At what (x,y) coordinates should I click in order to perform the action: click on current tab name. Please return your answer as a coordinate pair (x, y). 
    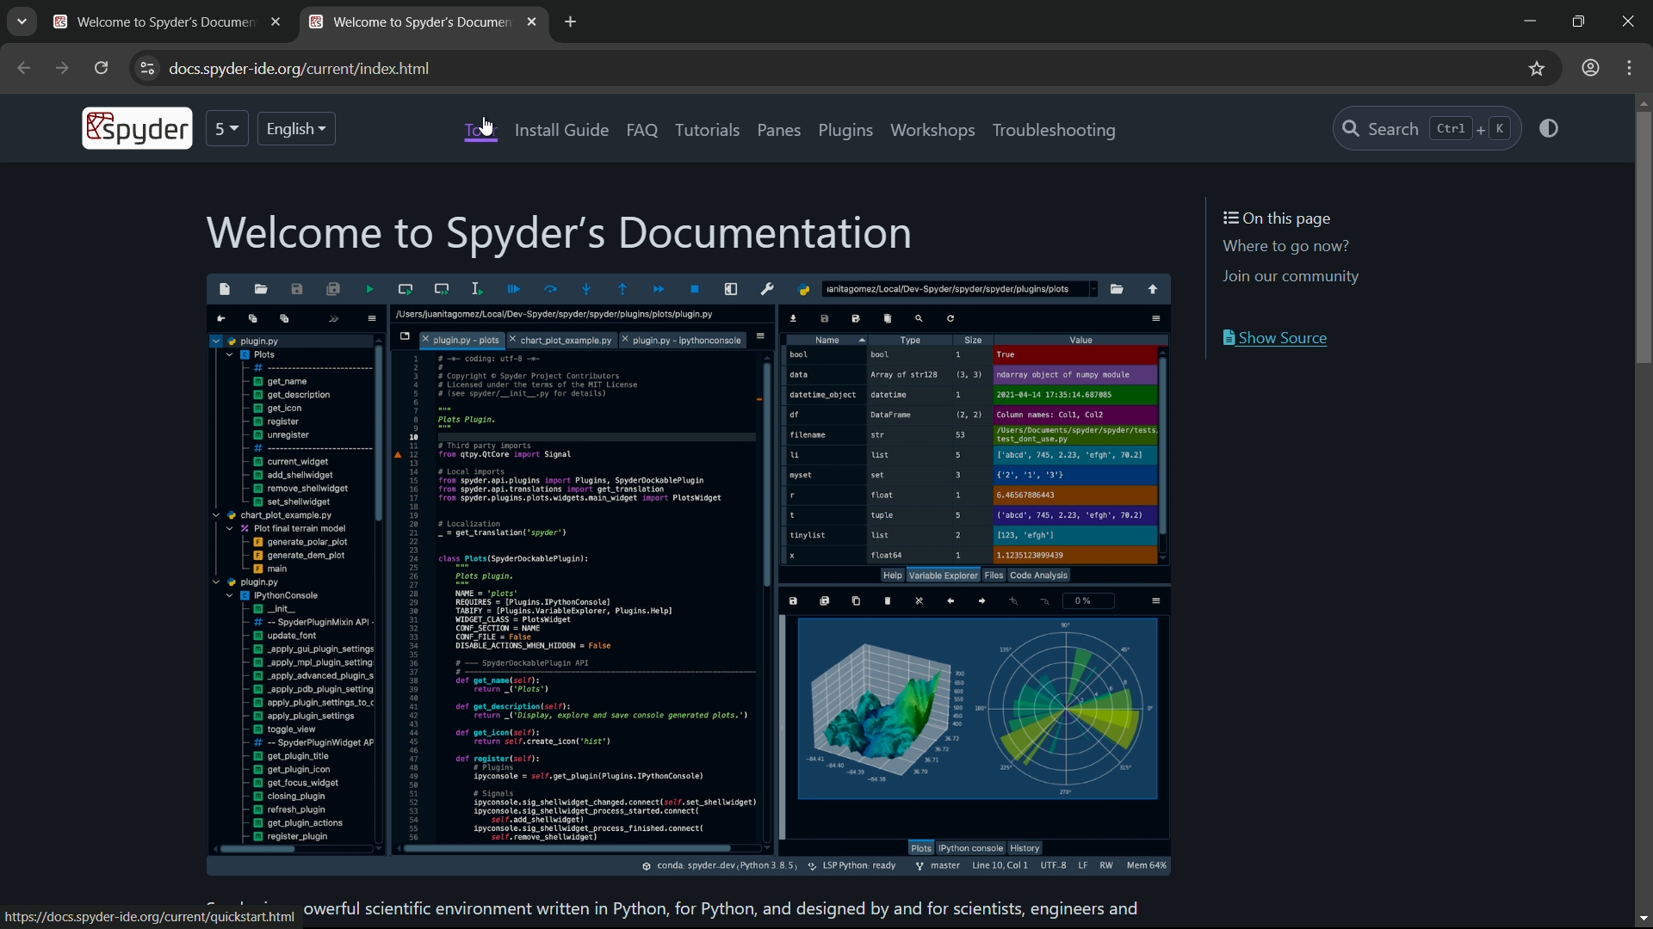
    Looking at the image, I should click on (407, 22).